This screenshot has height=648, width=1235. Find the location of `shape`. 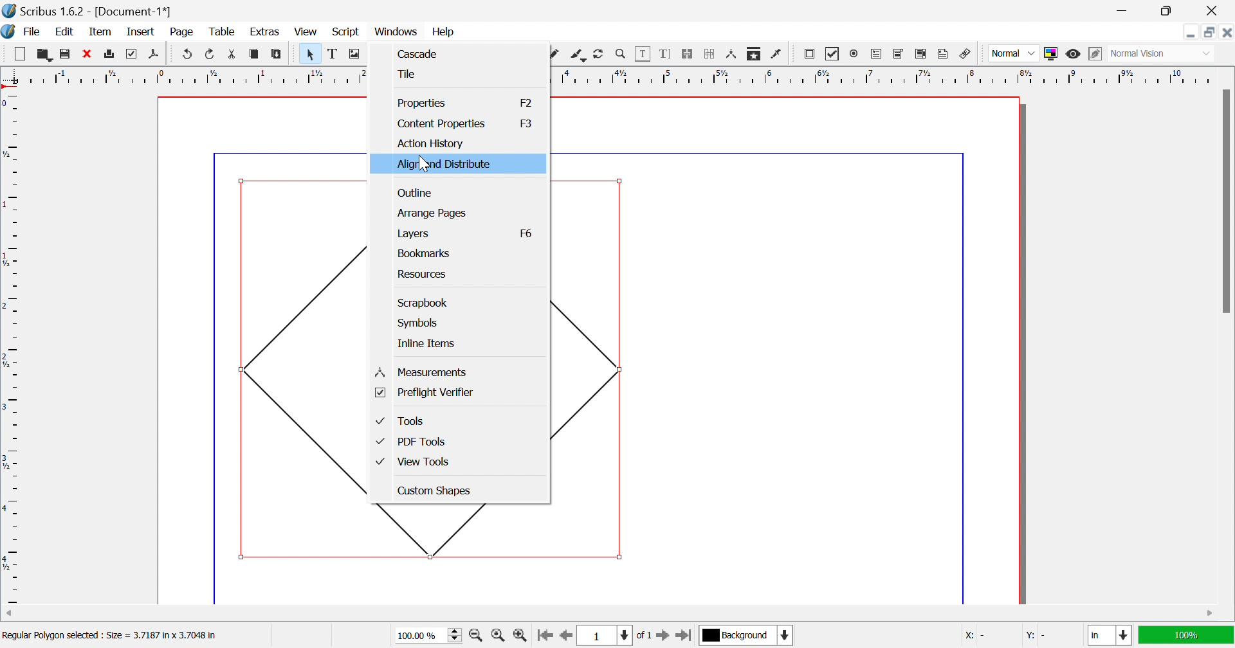

shape is located at coordinates (460, 530).